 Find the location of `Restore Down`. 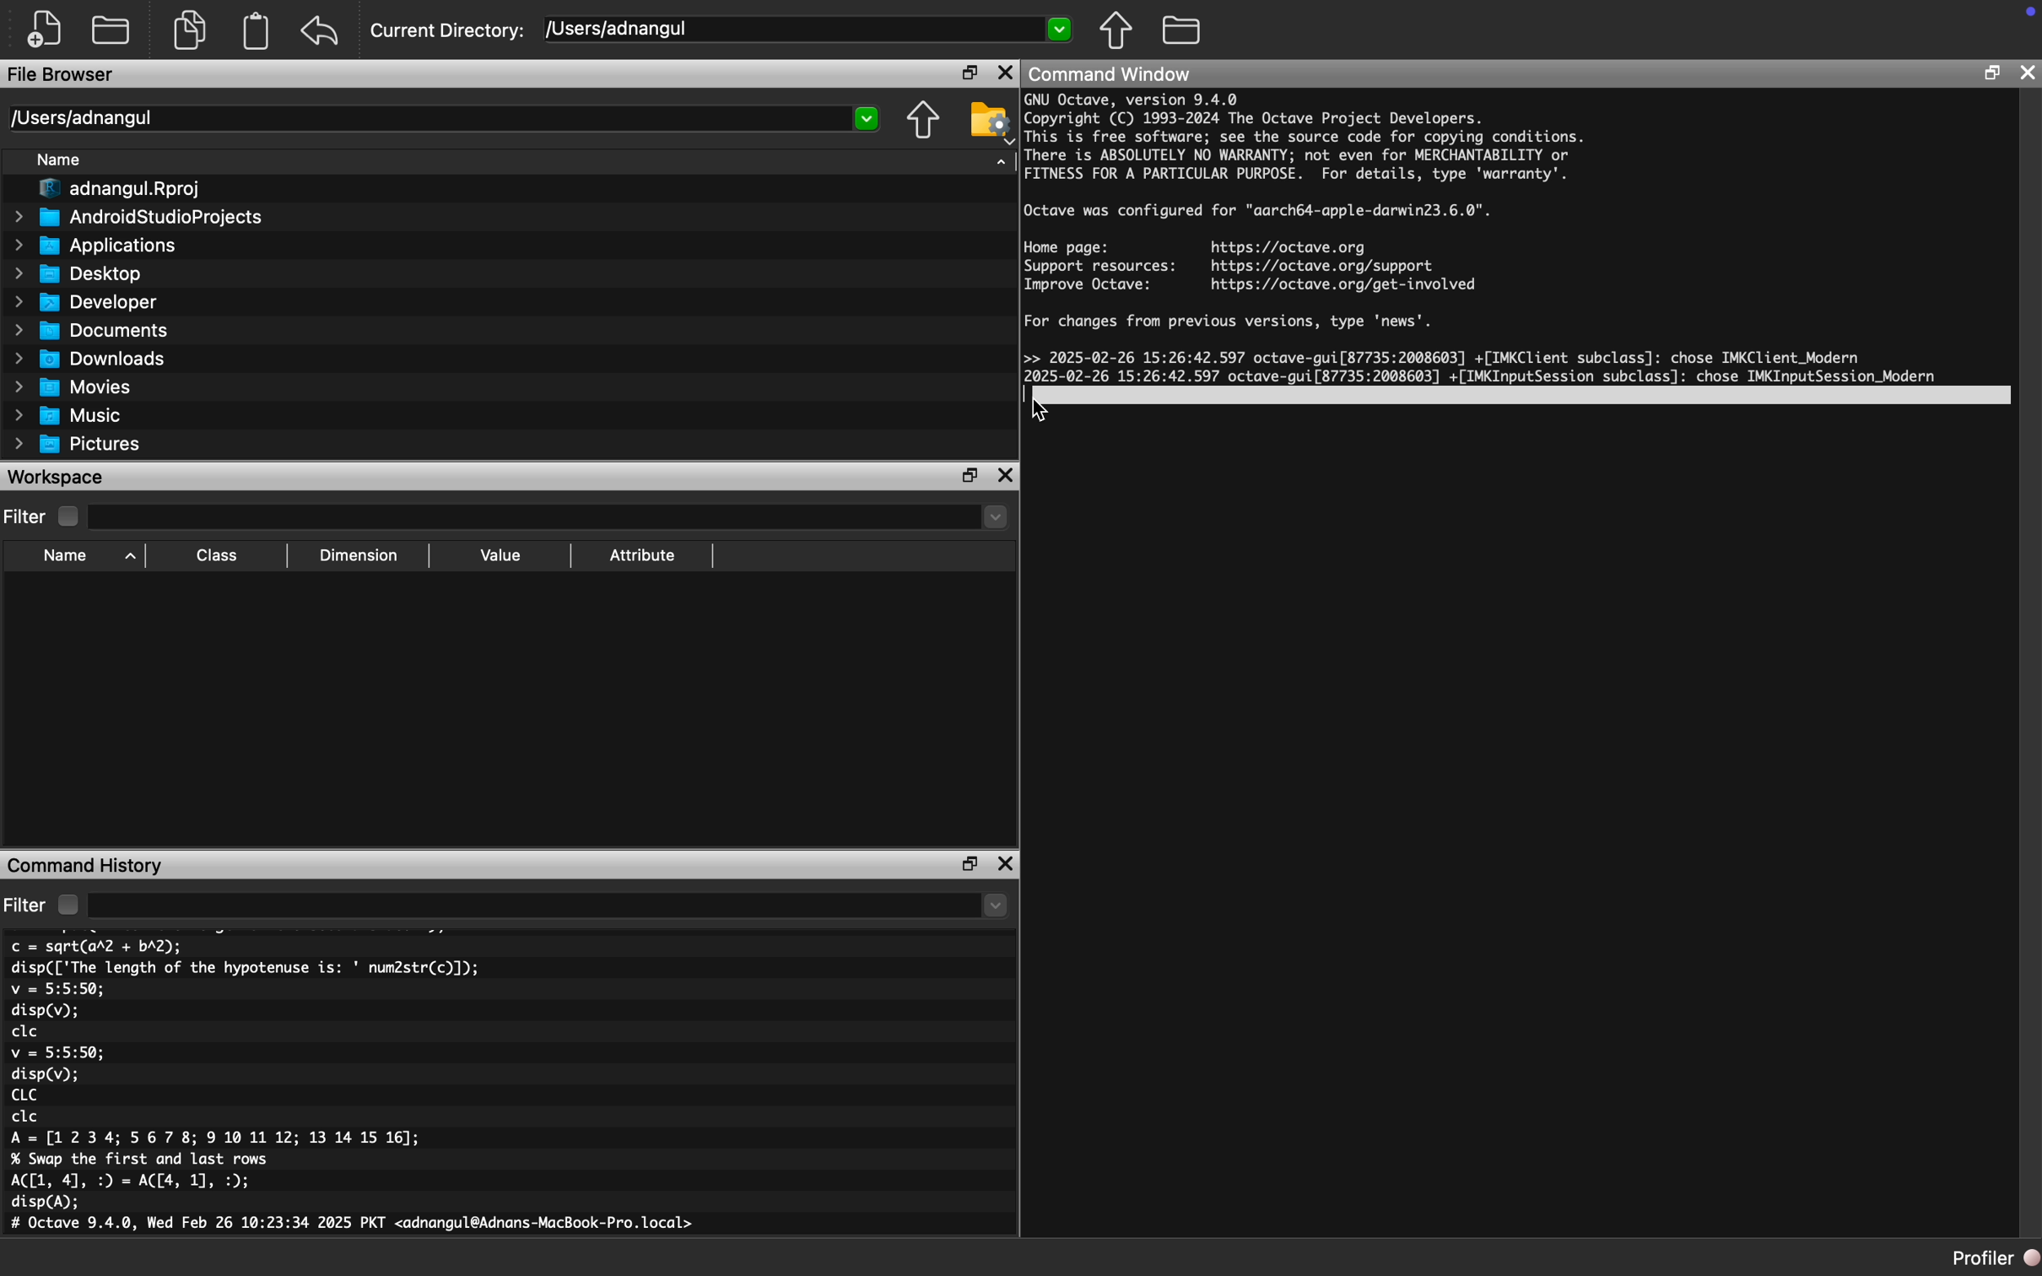

Restore Down is located at coordinates (1992, 75).